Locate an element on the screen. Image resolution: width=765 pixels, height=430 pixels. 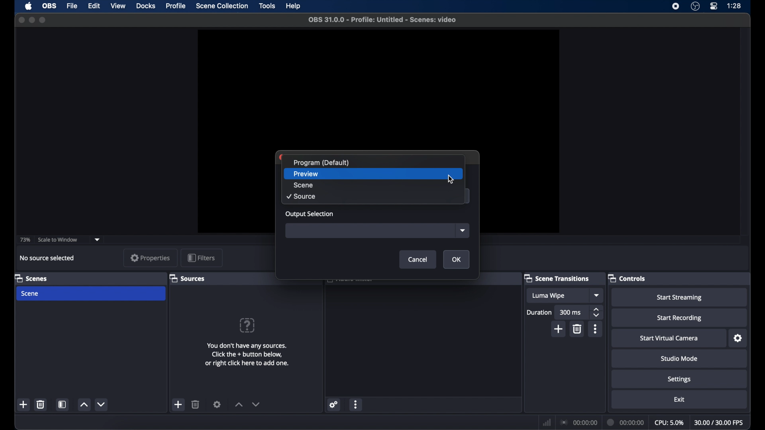
add is located at coordinates (558, 329).